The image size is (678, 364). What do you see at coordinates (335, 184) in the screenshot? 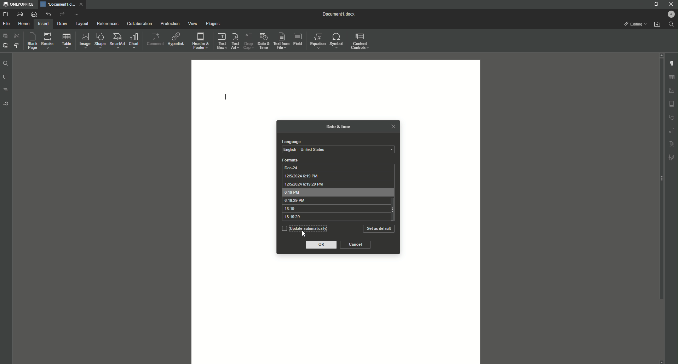
I see `12/5/2024 6:19:29 PM` at bounding box center [335, 184].